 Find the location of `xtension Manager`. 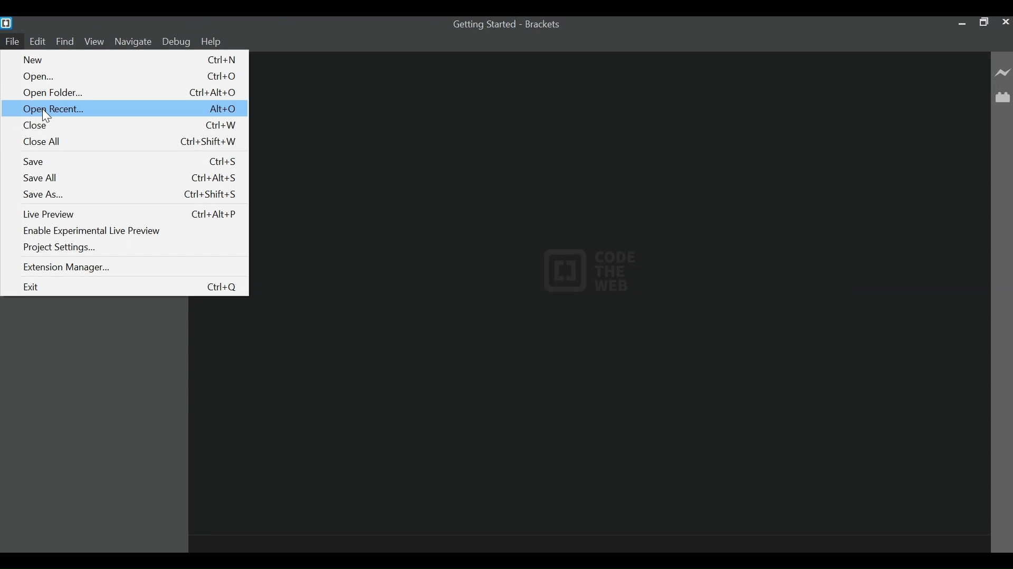

xtension Manager is located at coordinates (69, 268).